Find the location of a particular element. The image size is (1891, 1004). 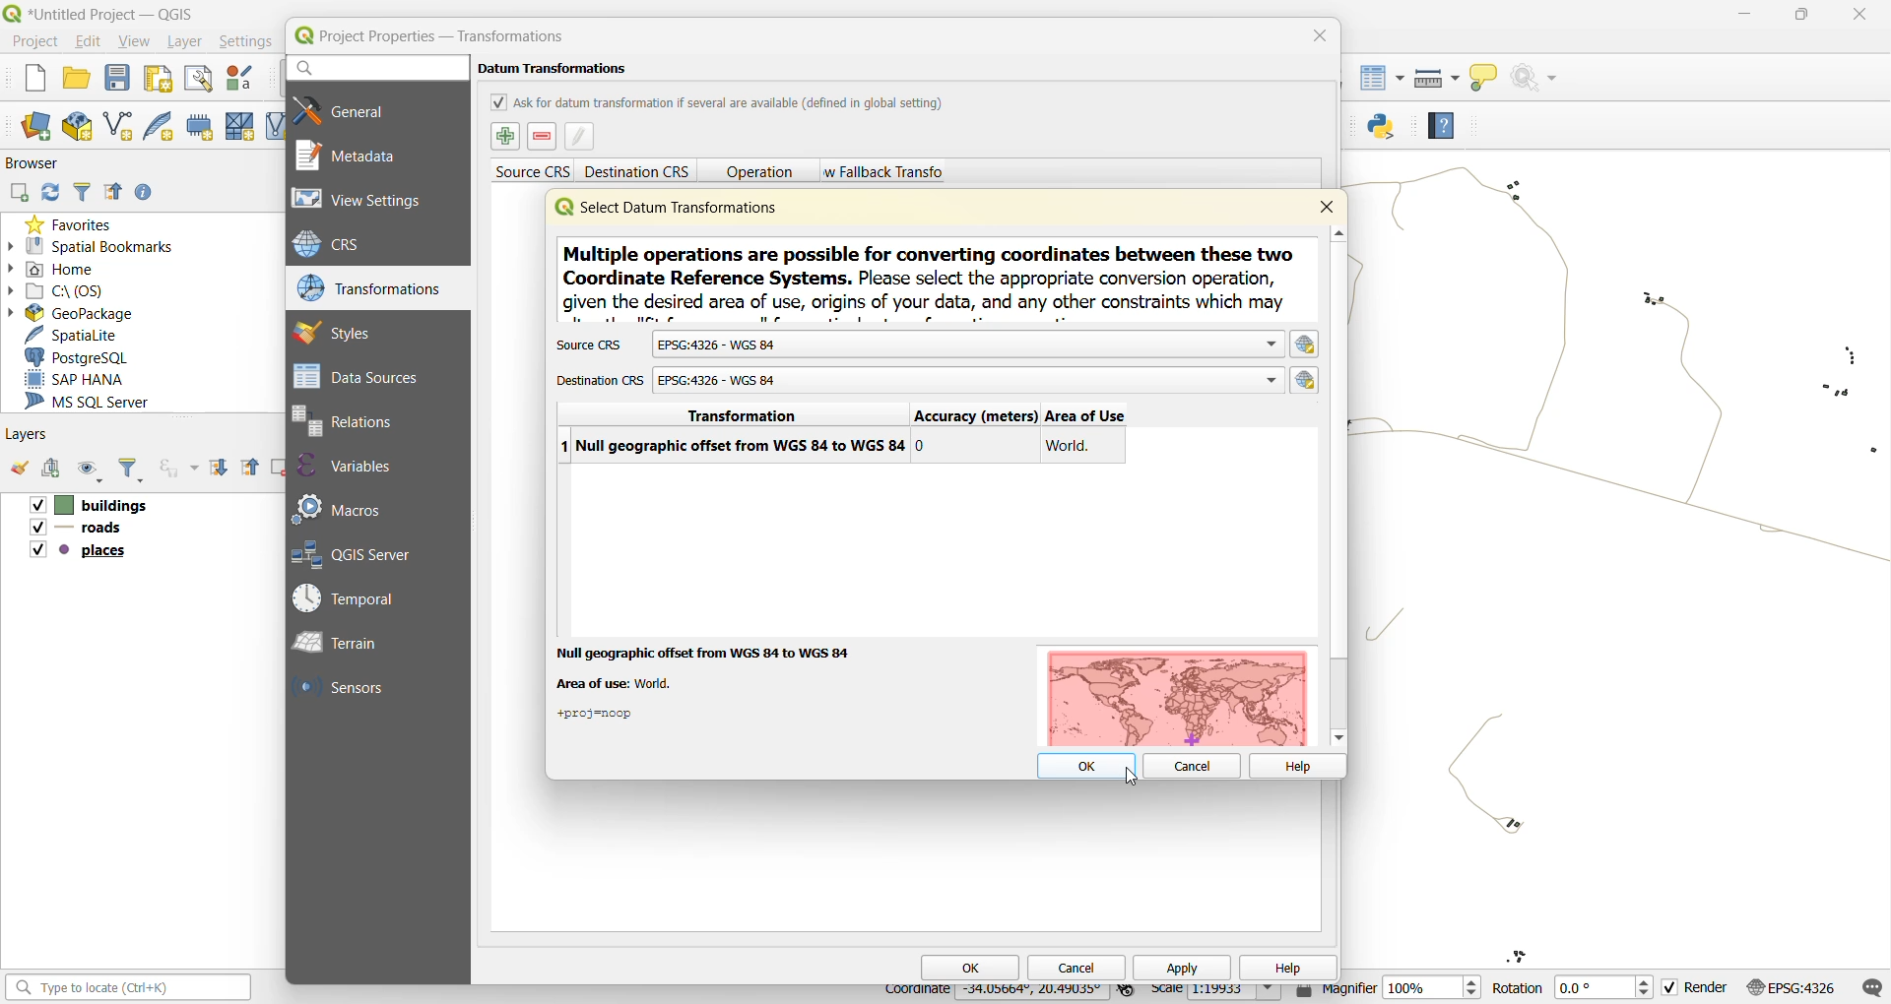

filter is located at coordinates (84, 192).